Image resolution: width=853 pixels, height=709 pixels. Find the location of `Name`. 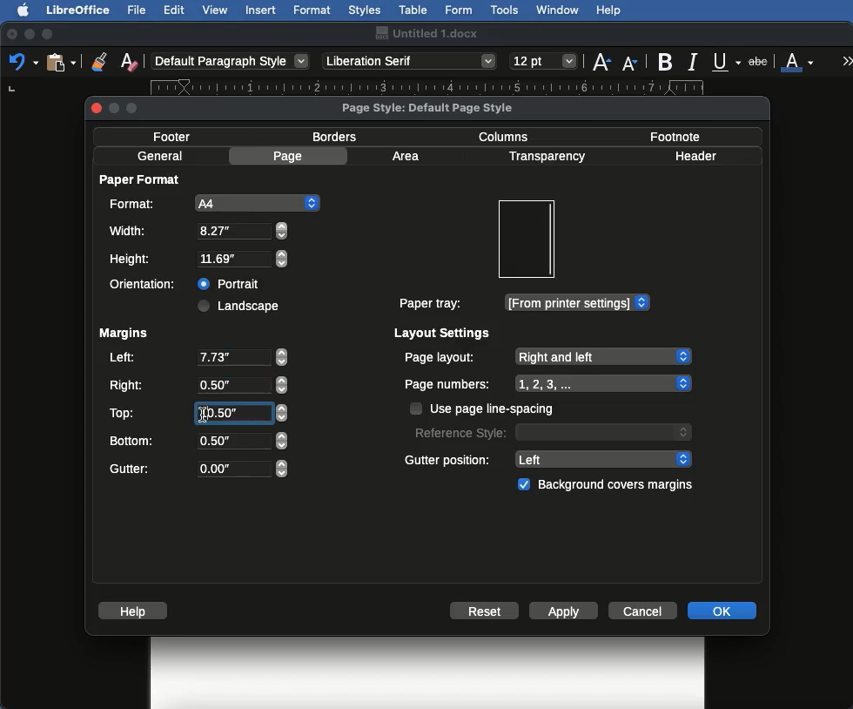

Name is located at coordinates (426, 33).